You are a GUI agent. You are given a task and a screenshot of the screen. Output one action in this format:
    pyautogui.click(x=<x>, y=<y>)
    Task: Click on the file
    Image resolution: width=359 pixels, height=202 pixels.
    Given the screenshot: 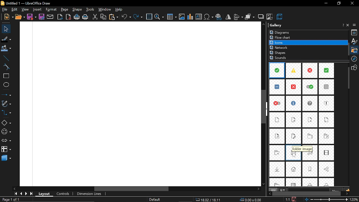 What is the action you would take?
    pyautogui.click(x=4, y=10)
    